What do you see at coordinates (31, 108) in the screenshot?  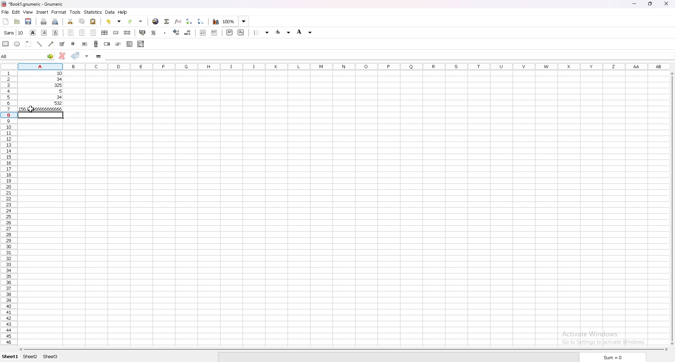 I see `cursor` at bounding box center [31, 108].